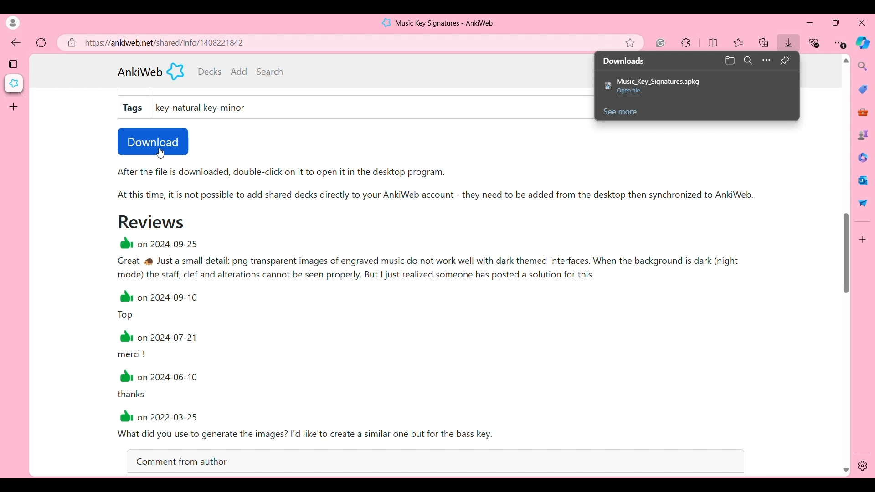 The height and width of the screenshot is (492, 875). I want to click on More options, so click(766, 61).